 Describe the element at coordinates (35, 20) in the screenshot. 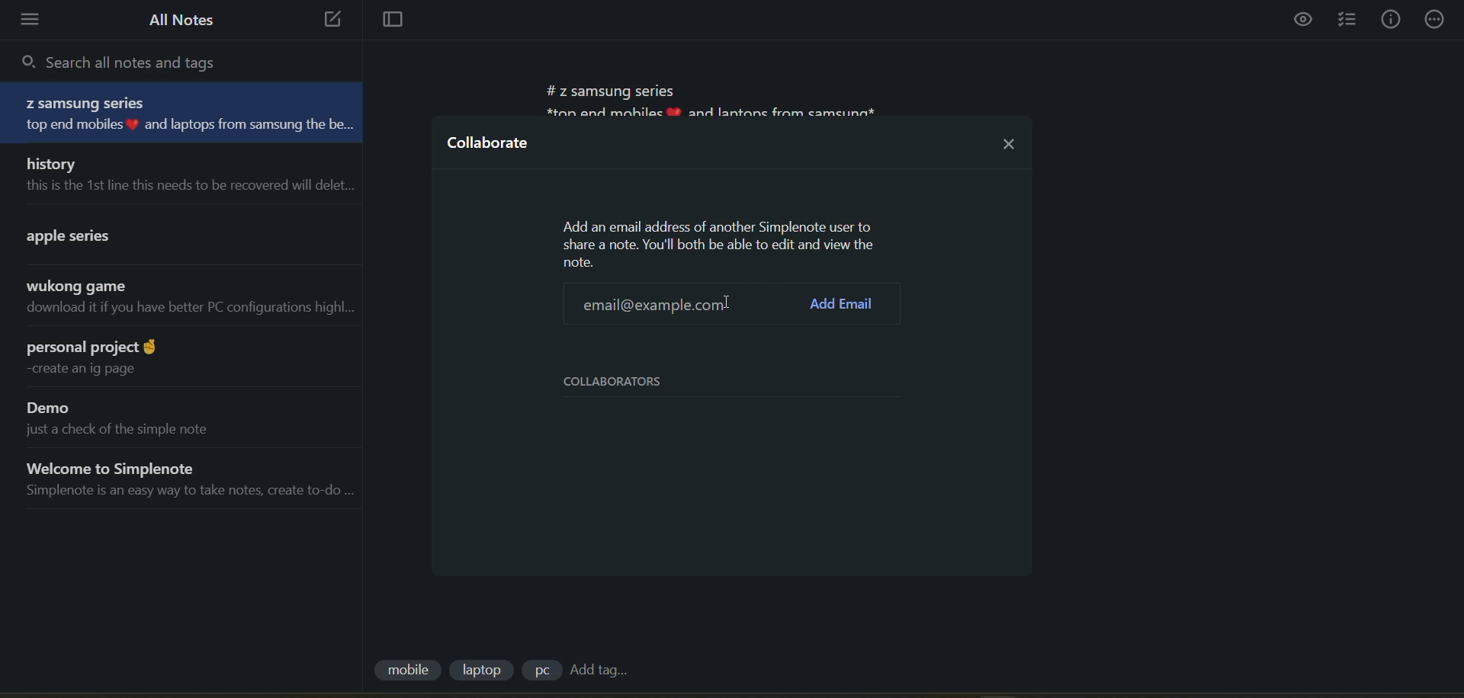

I see `menu` at that location.